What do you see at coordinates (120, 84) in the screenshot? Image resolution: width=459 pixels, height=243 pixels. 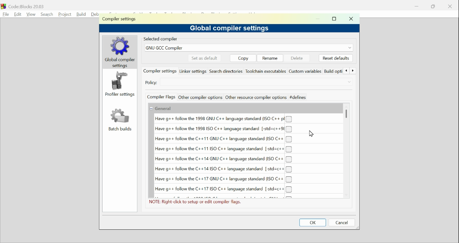 I see `Profiler setting` at bounding box center [120, 84].